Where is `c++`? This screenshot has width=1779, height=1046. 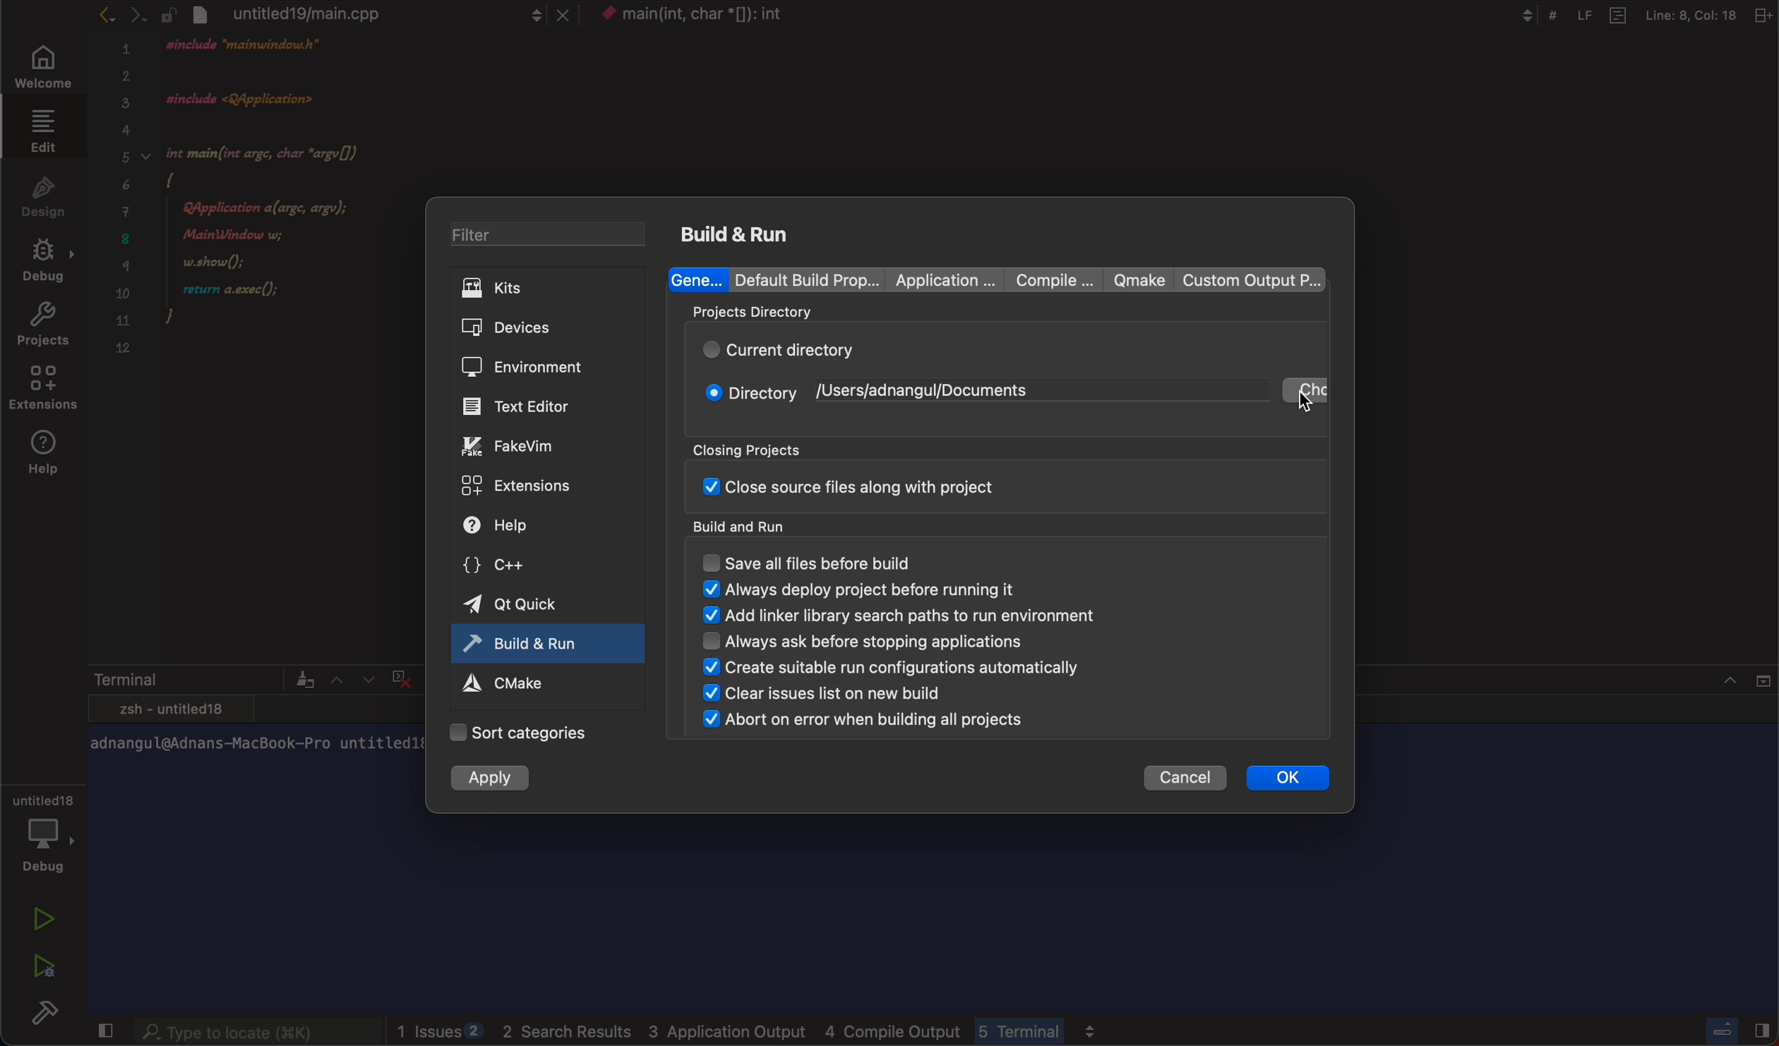
c++ is located at coordinates (524, 565).